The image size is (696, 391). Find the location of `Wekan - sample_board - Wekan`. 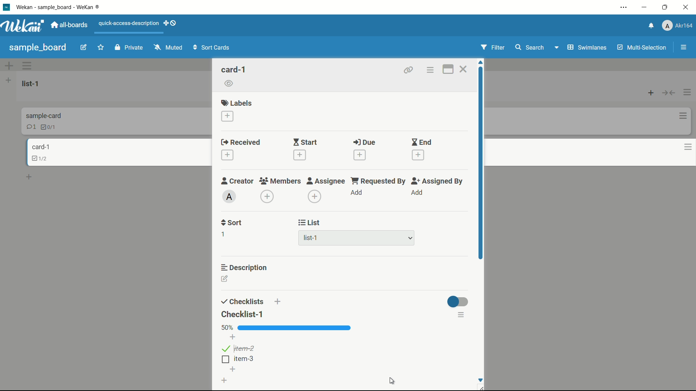

Wekan - sample_board - Wekan is located at coordinates (59, 7).